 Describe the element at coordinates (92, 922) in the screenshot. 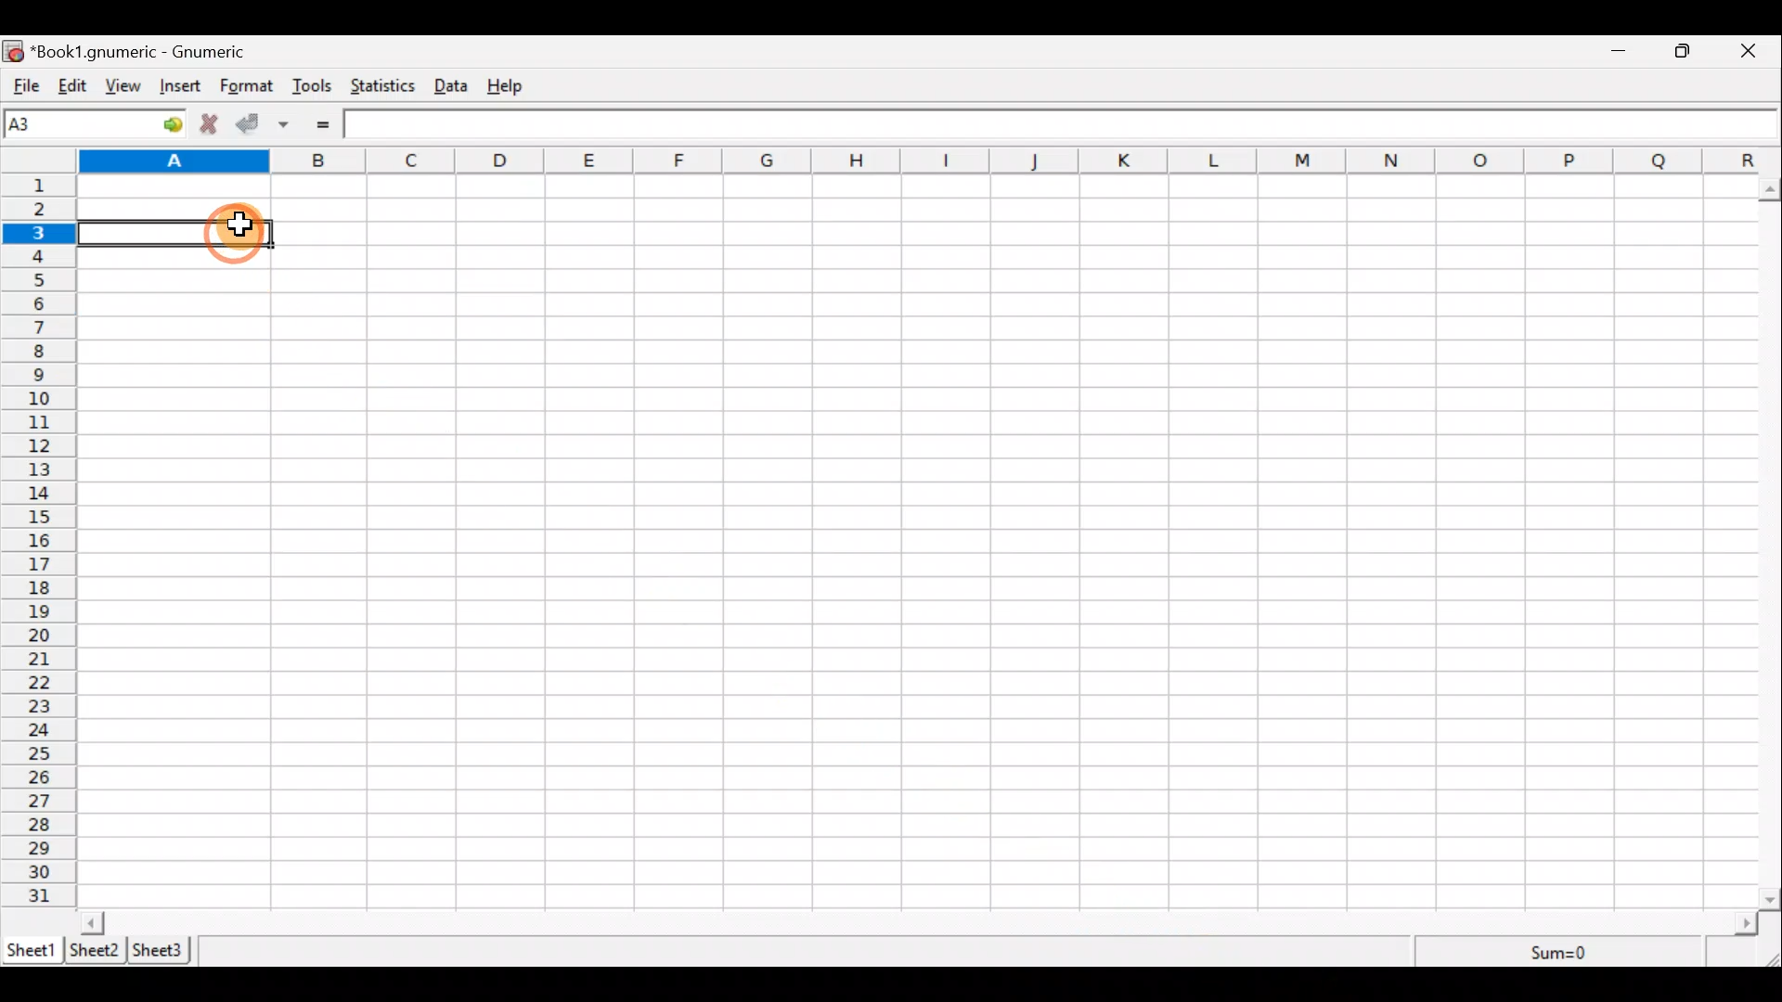

I see `scroll left` at that location.